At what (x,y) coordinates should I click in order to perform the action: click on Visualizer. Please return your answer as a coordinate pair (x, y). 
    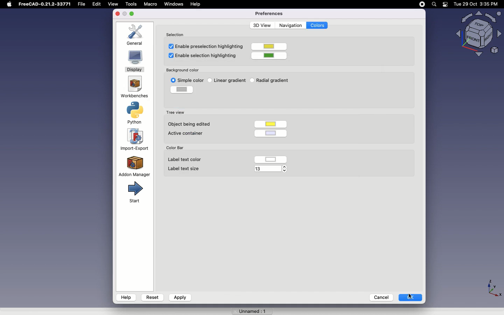
    Looking at the image, I should click on (476, 34).